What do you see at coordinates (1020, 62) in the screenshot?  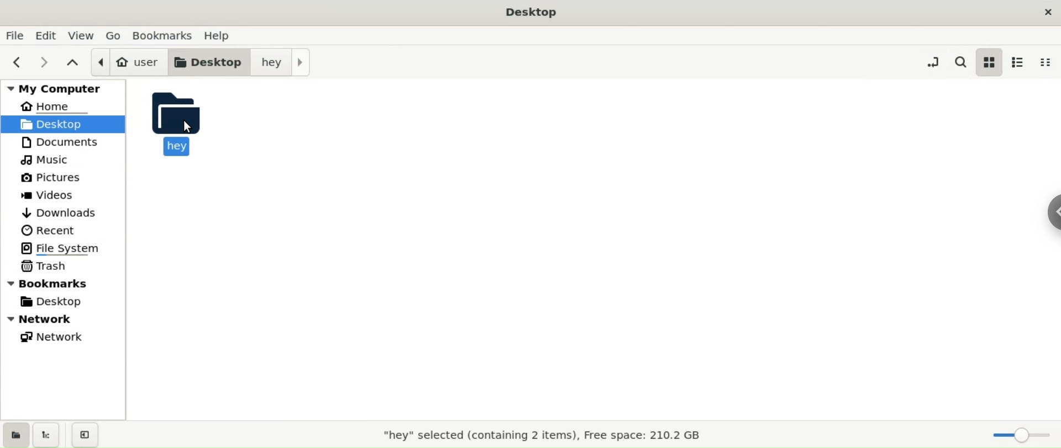 I see `list view` at bounding box center [1020, 62].